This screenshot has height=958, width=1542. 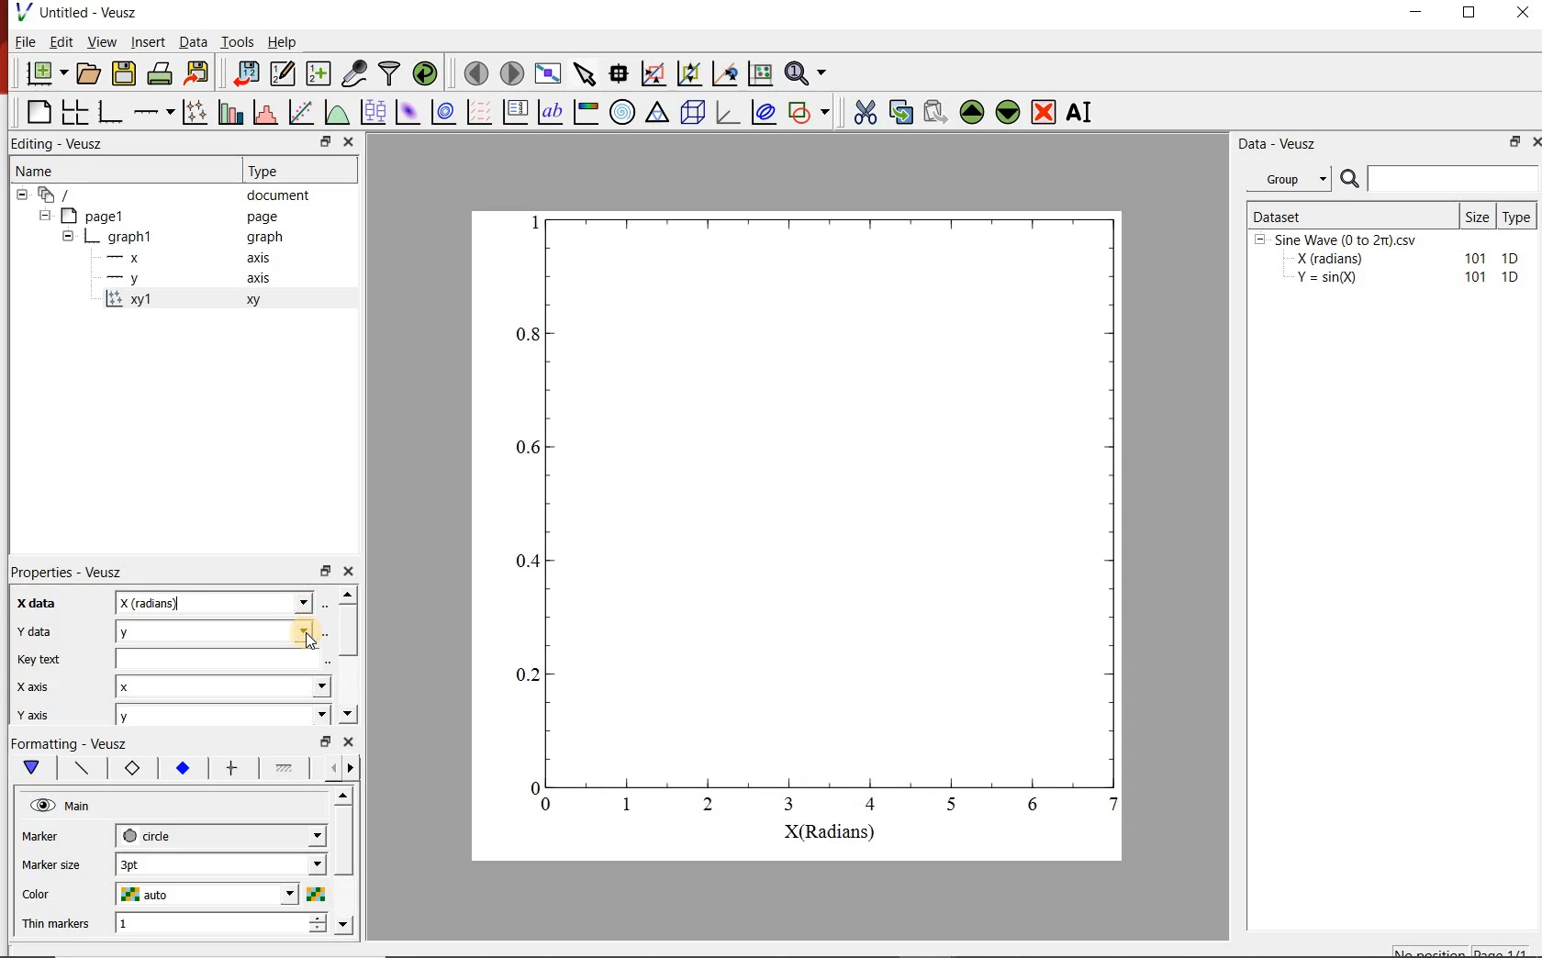 What do you see at coordinates (267, 111) in the screenshot?
I see `histogram` at bounding box center [267, 111].